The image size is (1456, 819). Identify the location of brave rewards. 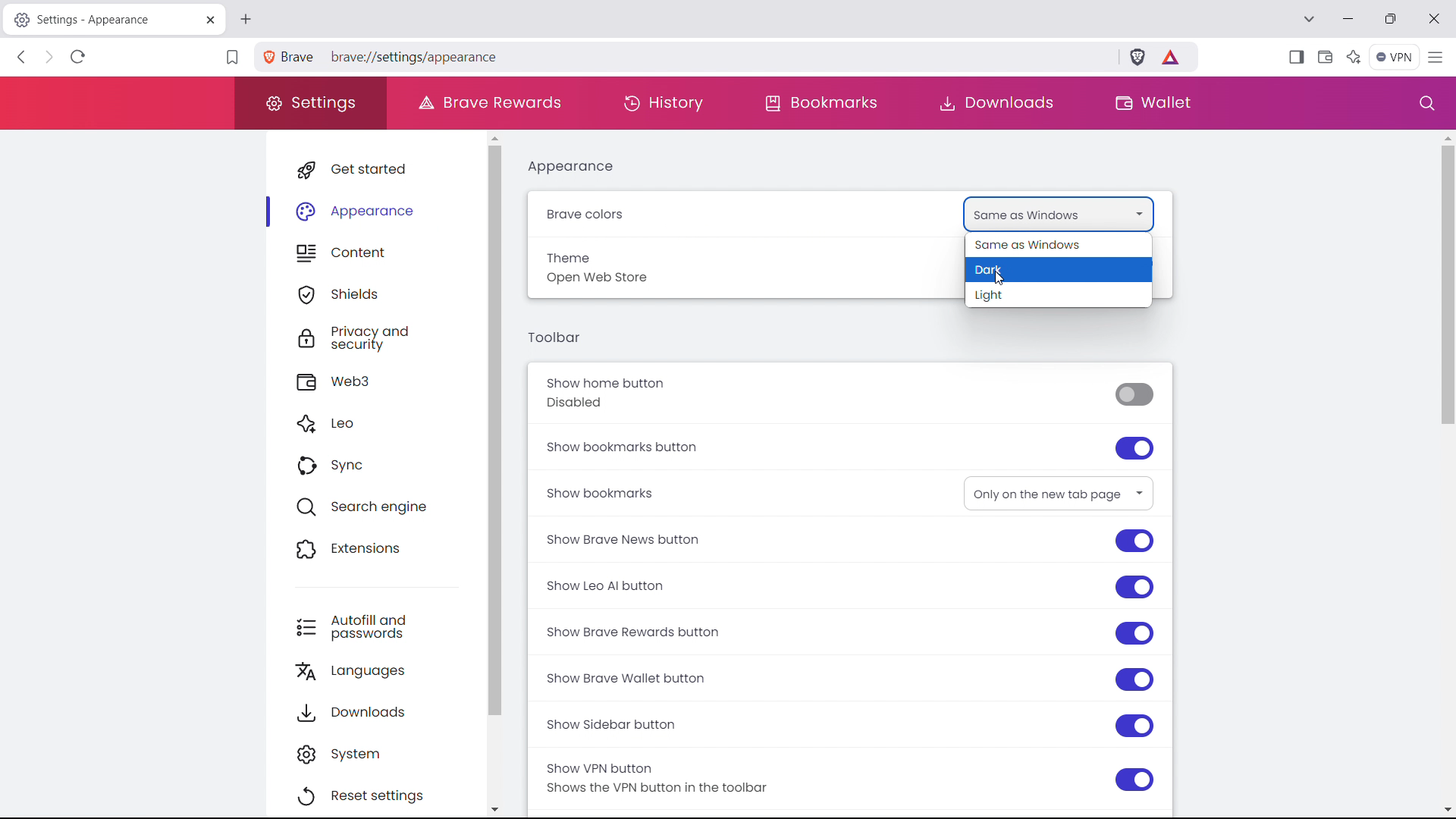
(489, 102).